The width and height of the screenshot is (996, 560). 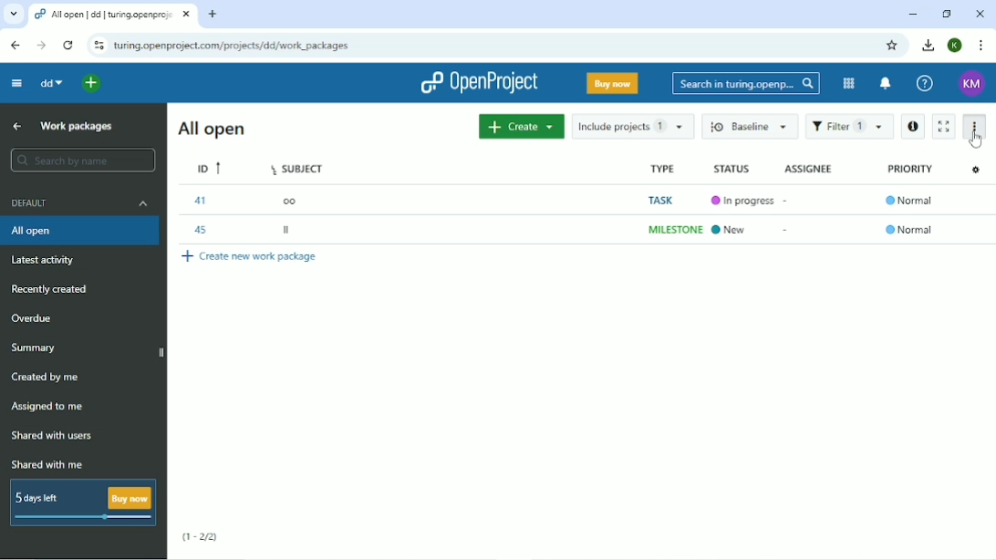 What do you see at coordinates (99, 45) in the screenshot?
I see `View site information` at bounding box center [99, 45].